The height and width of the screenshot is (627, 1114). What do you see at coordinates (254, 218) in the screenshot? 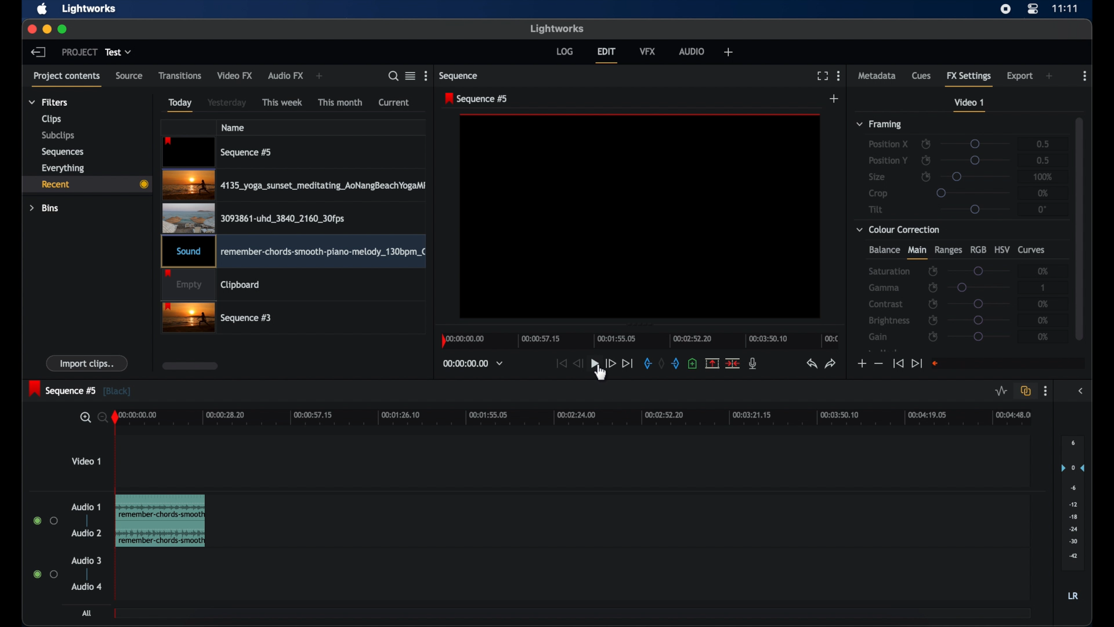
I see `video clip` at bounding box center [254, 218].